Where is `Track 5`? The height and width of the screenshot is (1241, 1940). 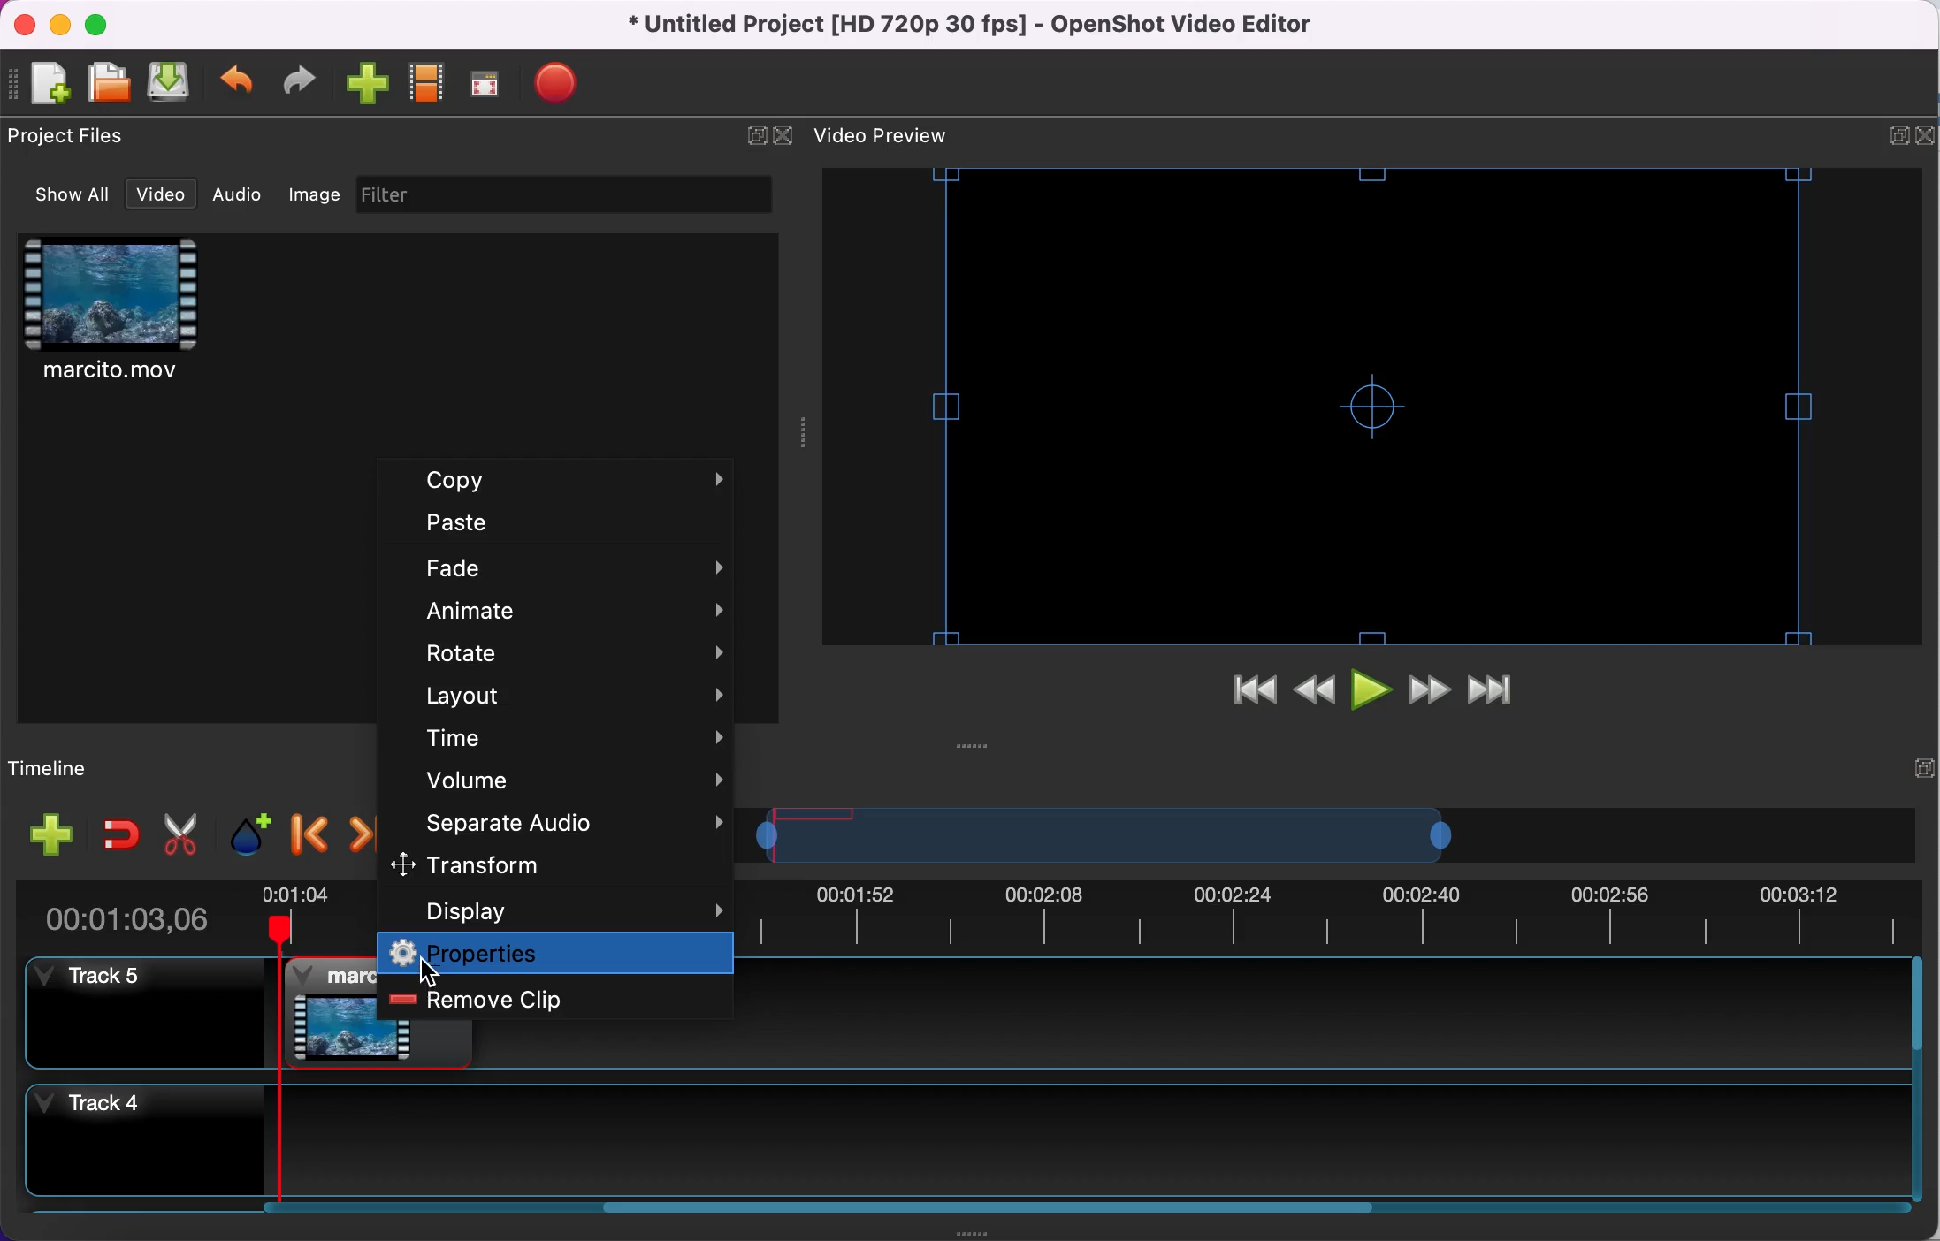 Track 5 is located at coordinates (1322, 1014).